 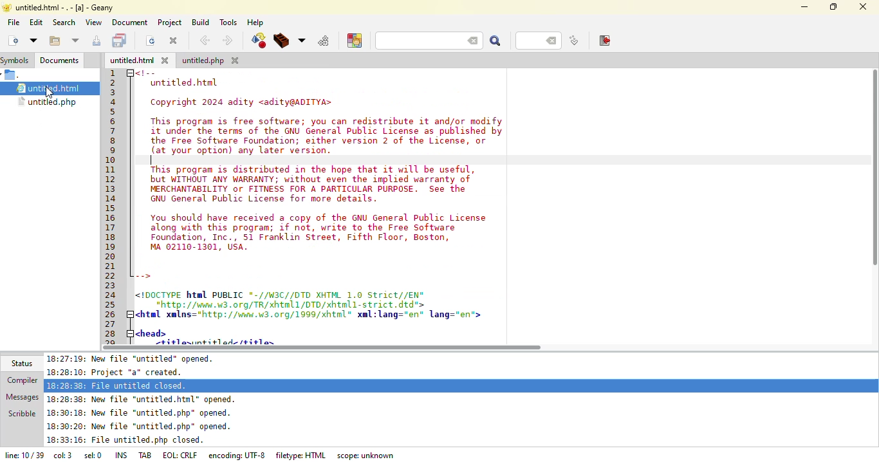 What do you see at coordinates (302, 455) in the screenshot?
I see `filetype: html` at bounding box center [302, 455].